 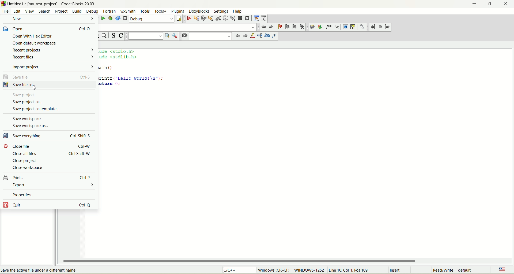 I want to click on blank space, so click(x=211, y=36).